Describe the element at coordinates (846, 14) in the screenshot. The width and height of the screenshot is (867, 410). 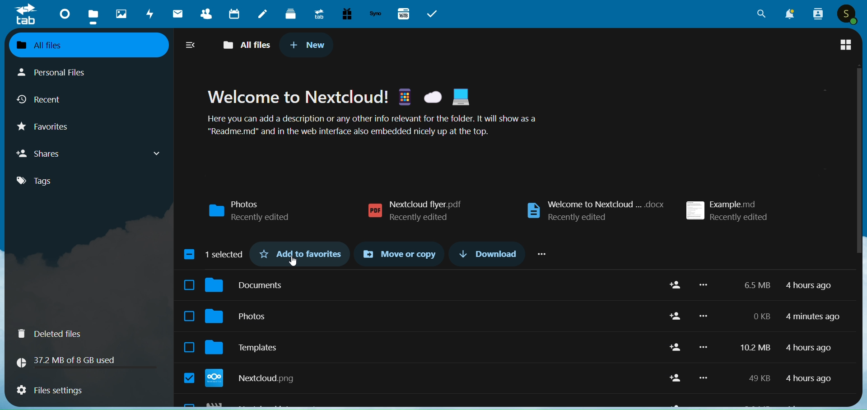
I see `user` at that location.